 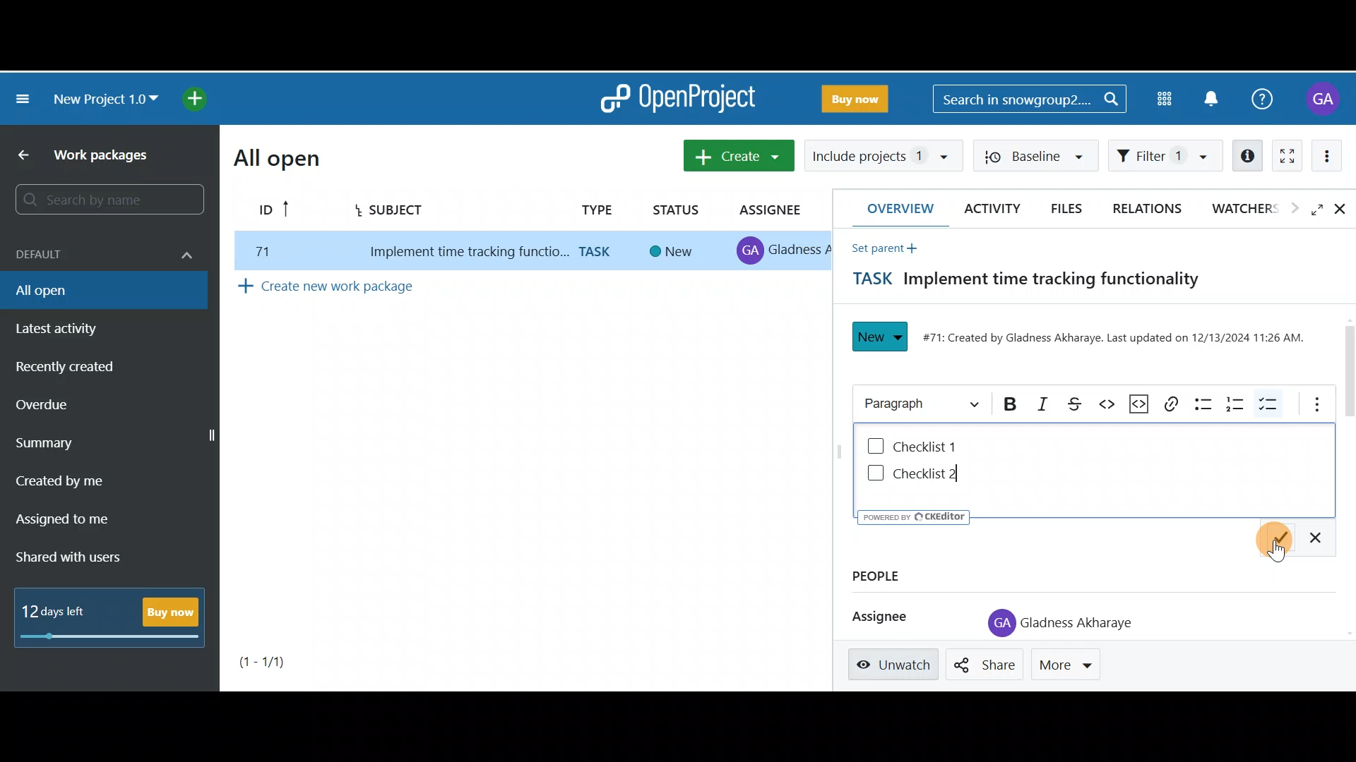 I want to click on Exit, so click(x=1322, y=539).